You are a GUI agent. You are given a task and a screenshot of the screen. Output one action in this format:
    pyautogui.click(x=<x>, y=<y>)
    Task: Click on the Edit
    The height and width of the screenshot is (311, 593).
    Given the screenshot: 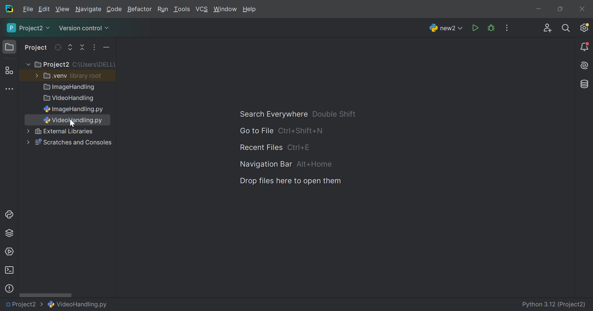 What is the action you would take?
    pyautogui.click(x=44, y=9)
    